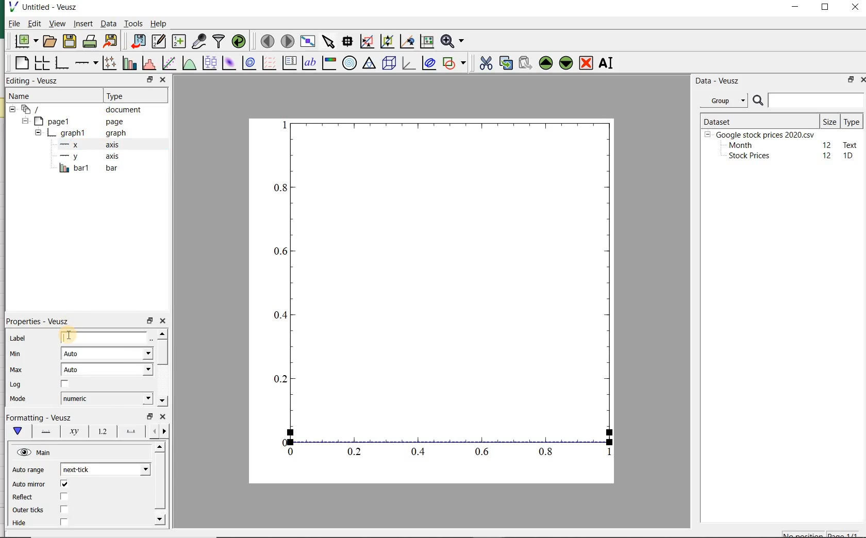 The image size is (866, 538). Describe the element at coordinates (158, 41) in the screenshot. I see `edit and enter new datasets` at that location.